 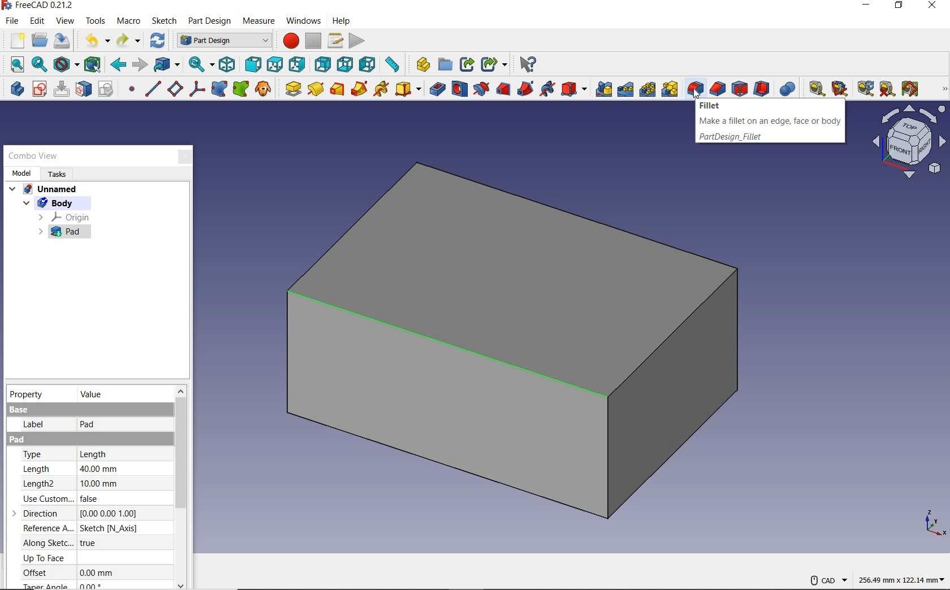 I want to click on file, so click(x=13, y=21).